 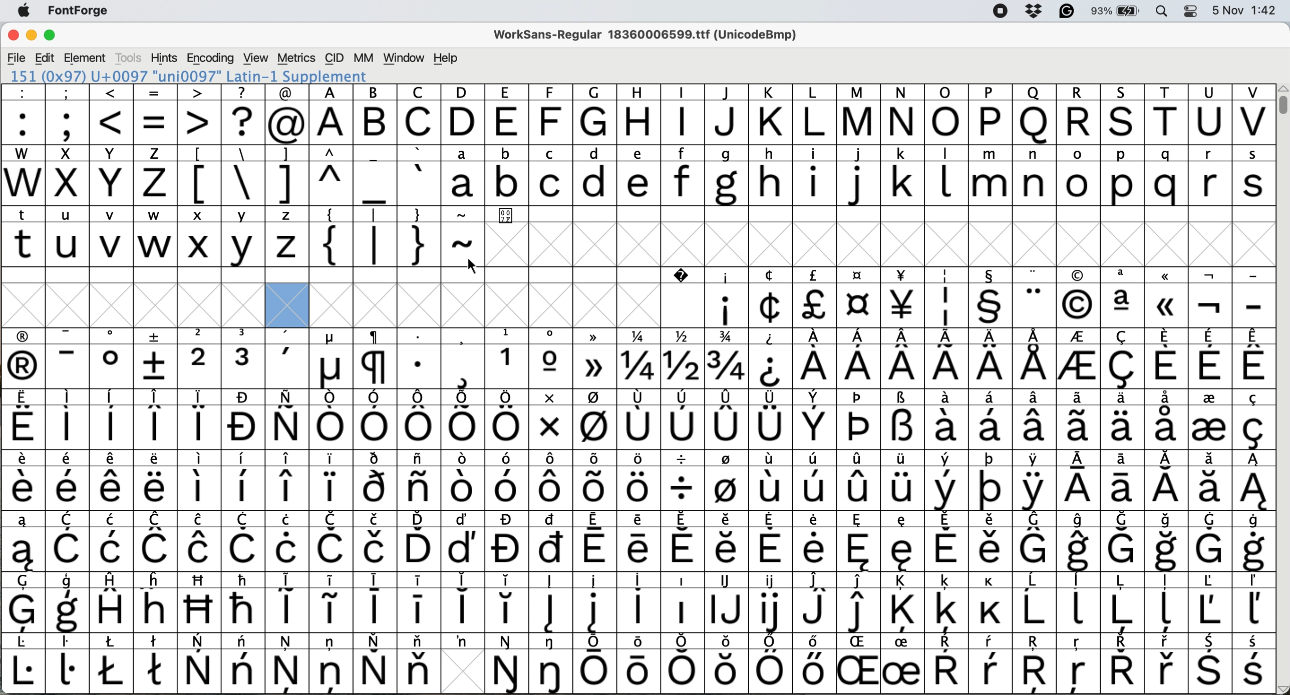 What do you see at coordinates (23, 481) in the screenshot?
I see `symbol` at bounding box center [23, 481].